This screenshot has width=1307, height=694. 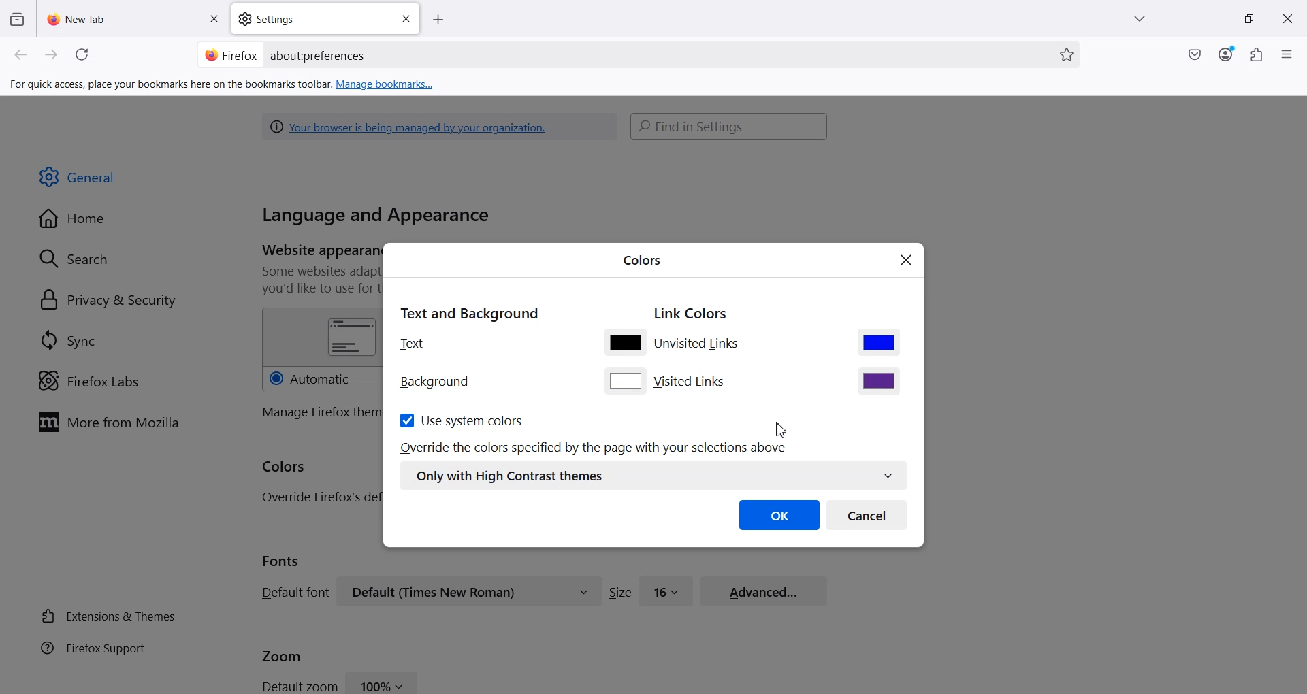 What do you see at coordinates (692, 382) in the screenshot?
I see `Visited Links` at bounding box center [692, 382].